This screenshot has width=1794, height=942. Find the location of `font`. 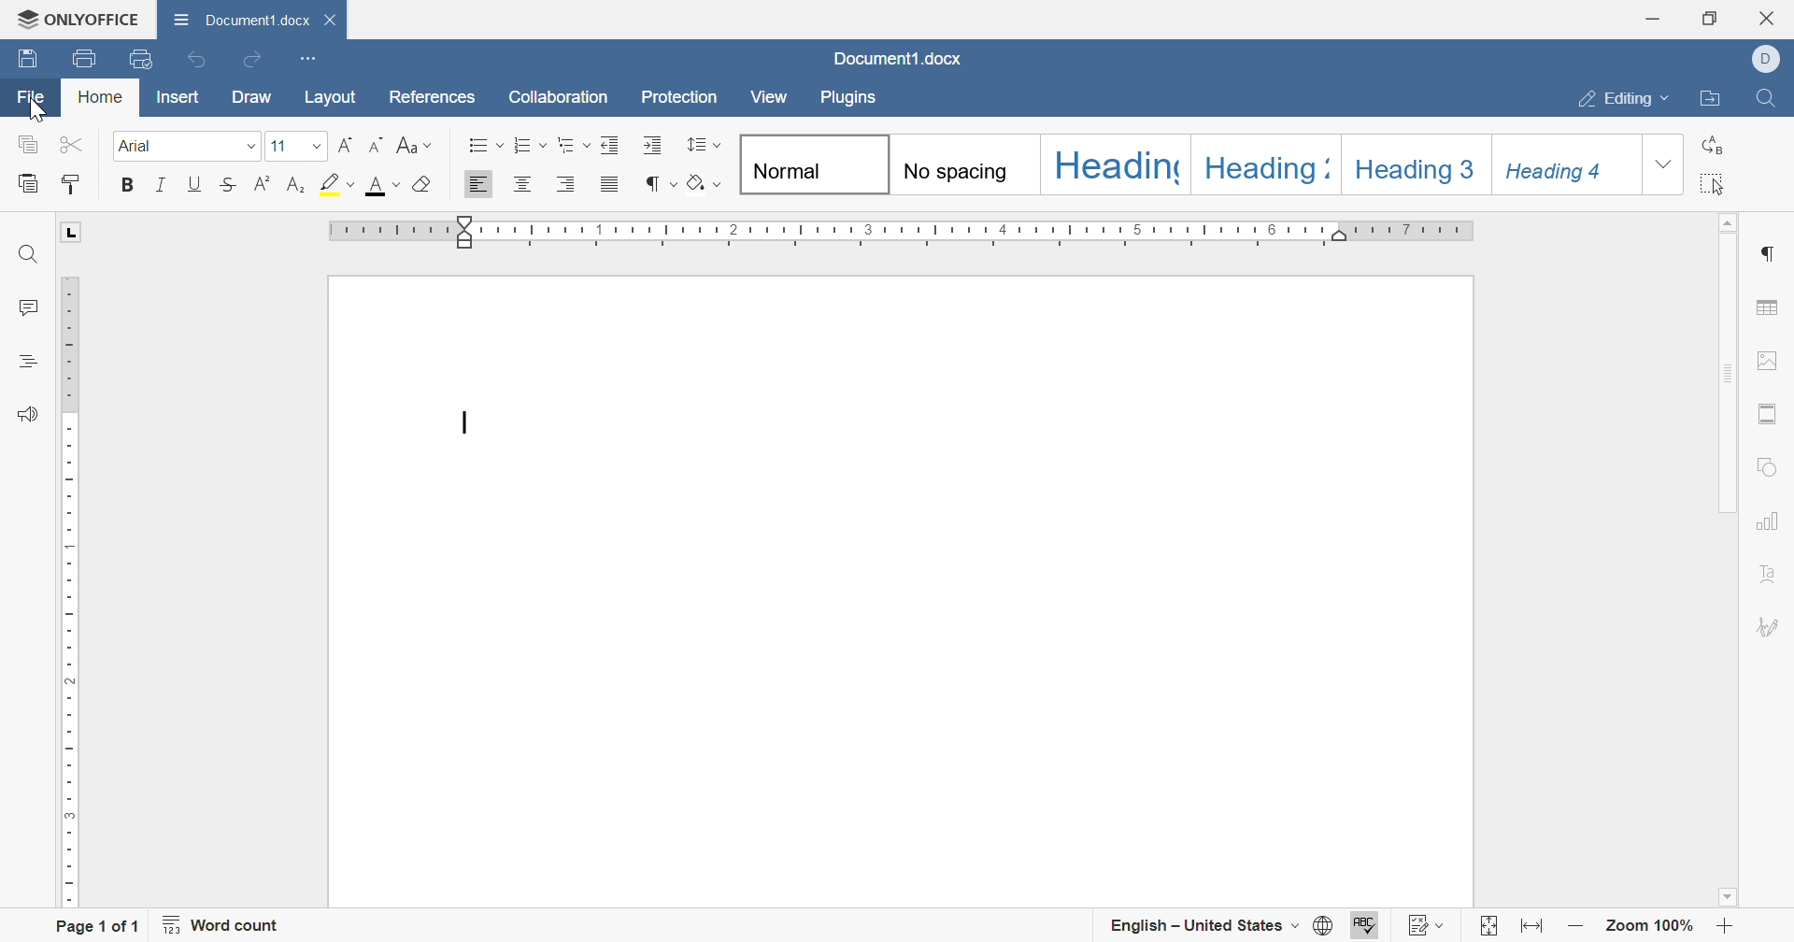

font is located at coordinates (384, 185).